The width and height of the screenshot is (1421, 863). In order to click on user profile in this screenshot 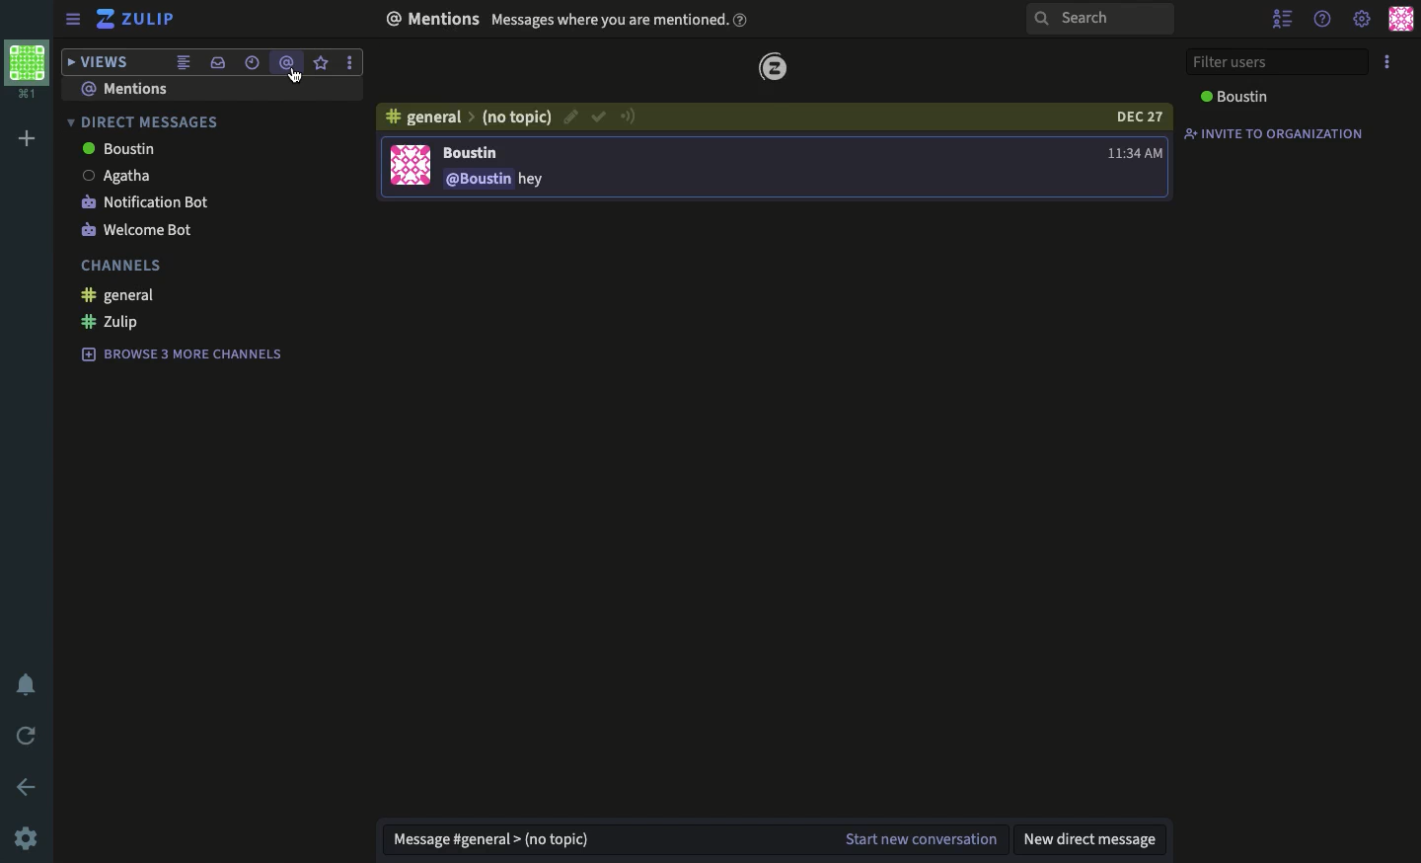, I will do `click(410, 165)`.